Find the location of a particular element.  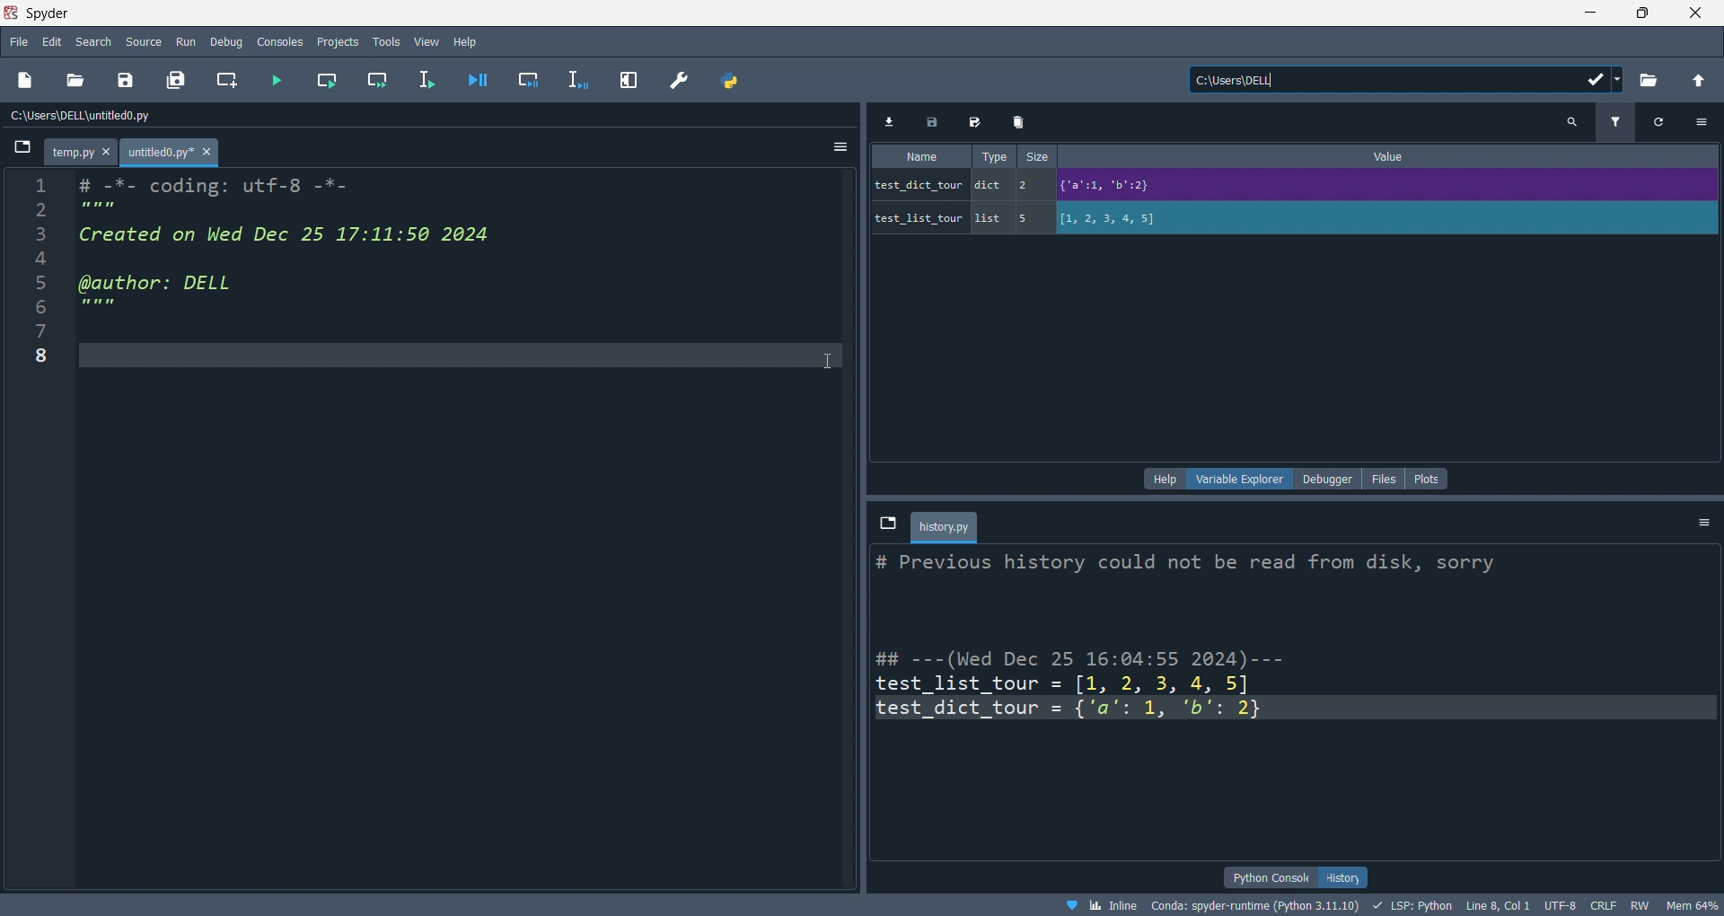

list is located at coordinates (990, 219).